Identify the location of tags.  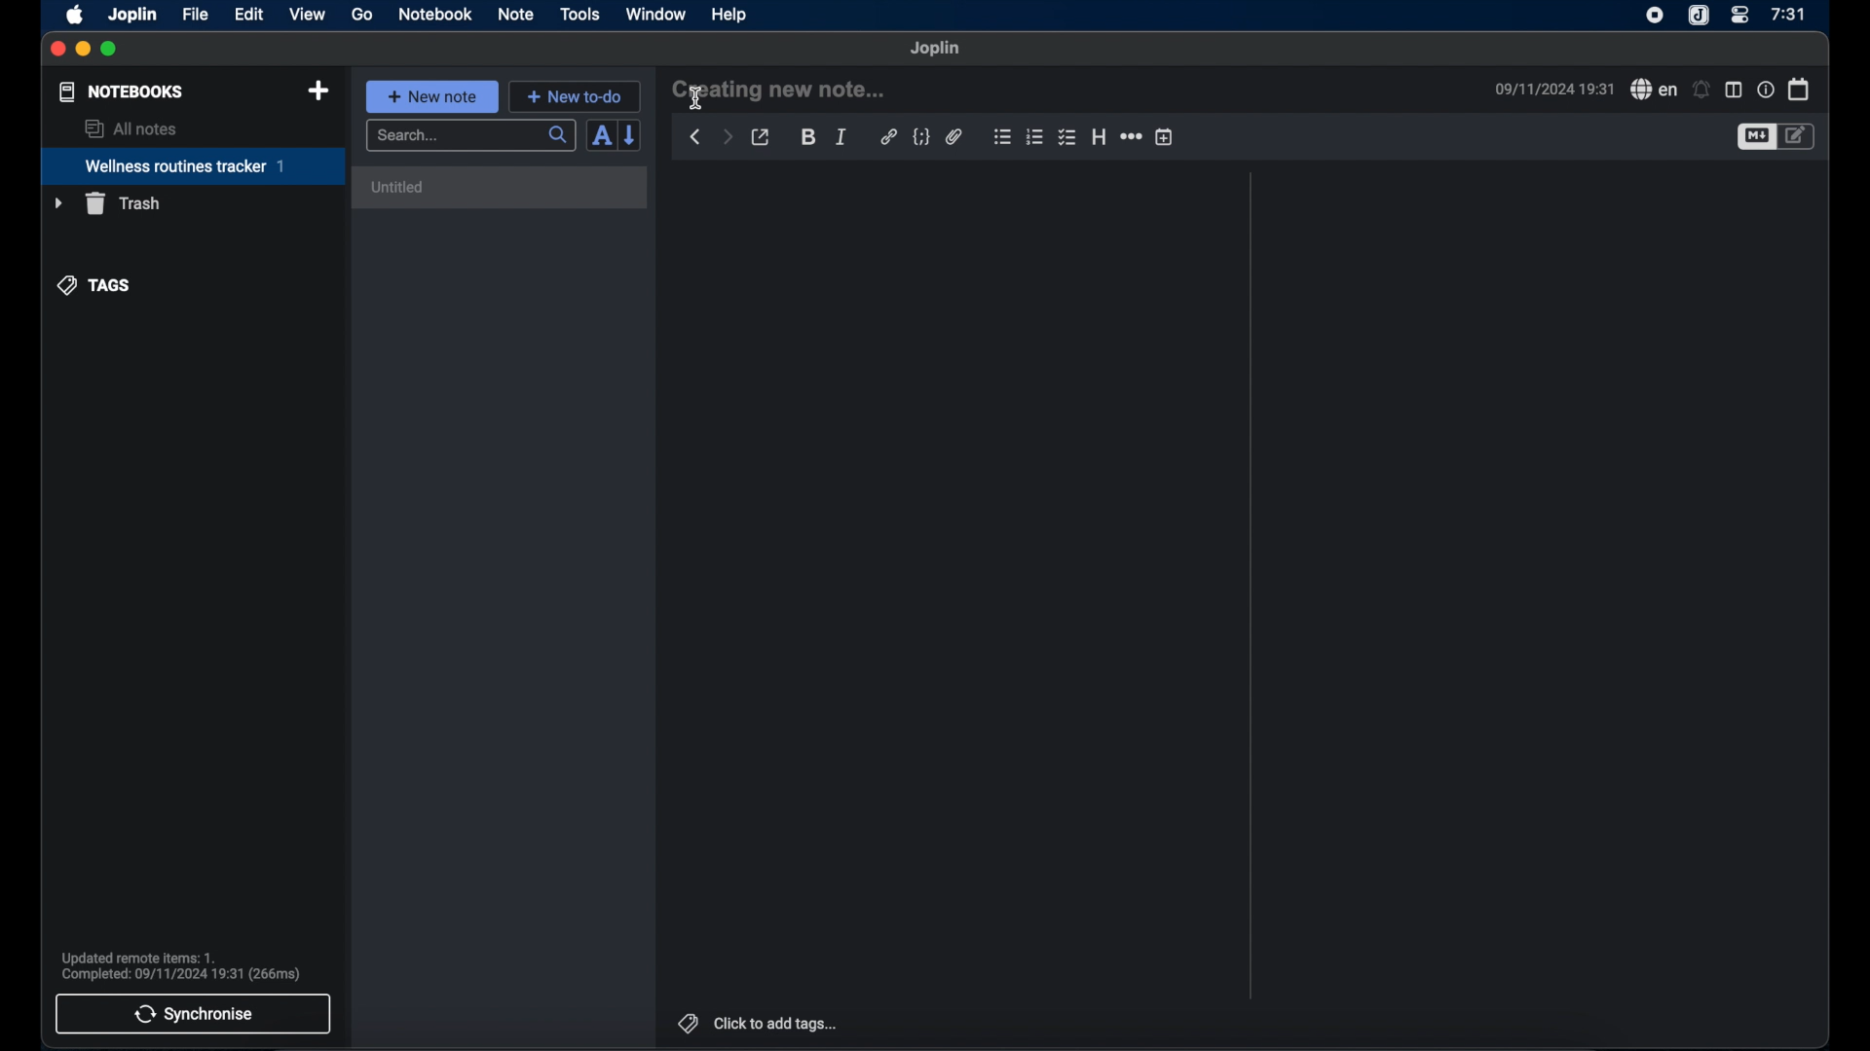
(685, 1021).